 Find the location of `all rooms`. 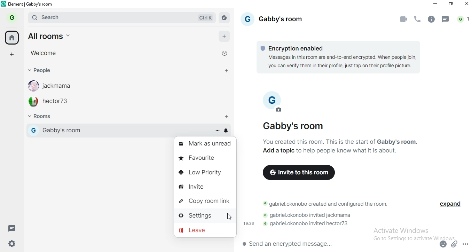

all rooms is located at coordinates (48, 35).